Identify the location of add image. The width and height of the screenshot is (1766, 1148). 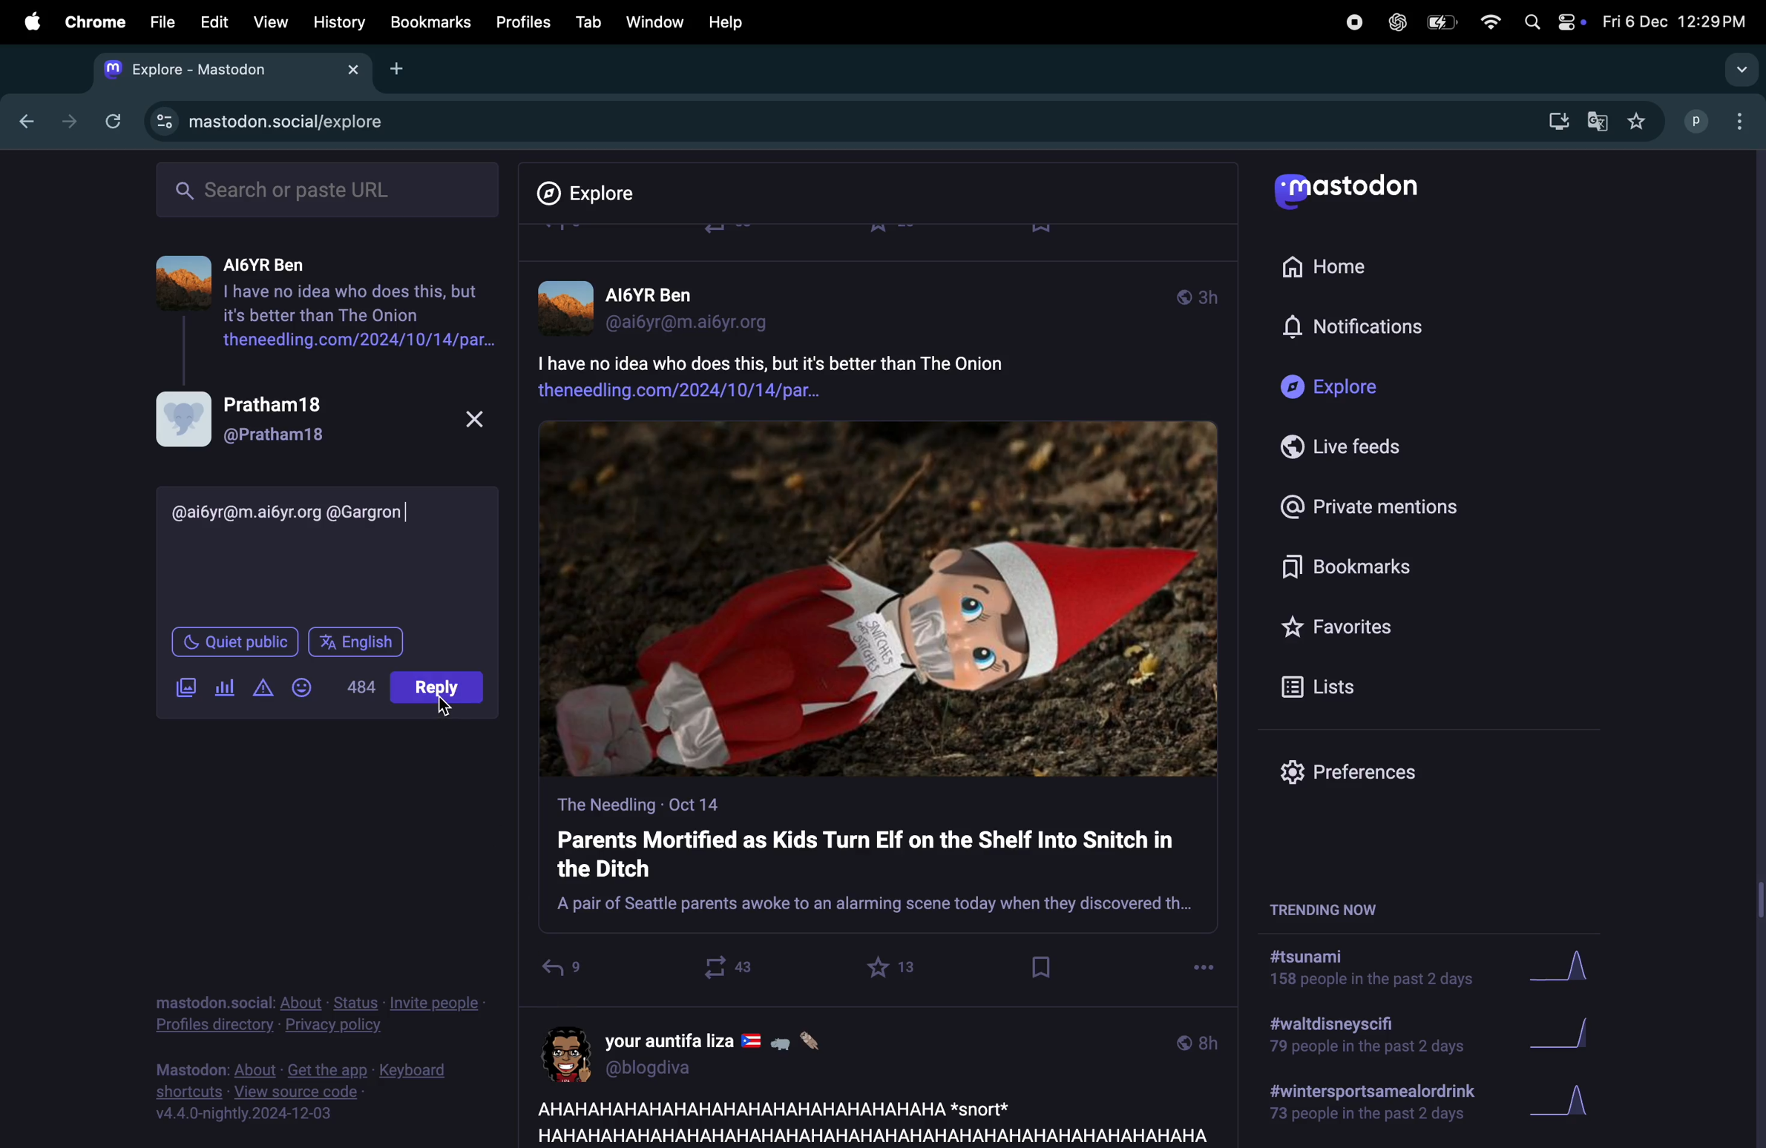
(186, 685).